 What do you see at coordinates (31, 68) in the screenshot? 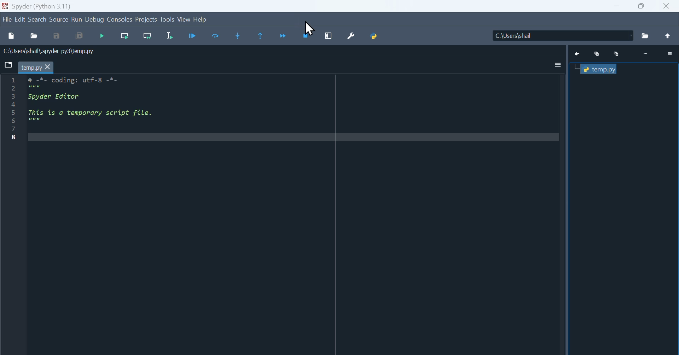
I see `temp.py` at bounding box center [31, 68].